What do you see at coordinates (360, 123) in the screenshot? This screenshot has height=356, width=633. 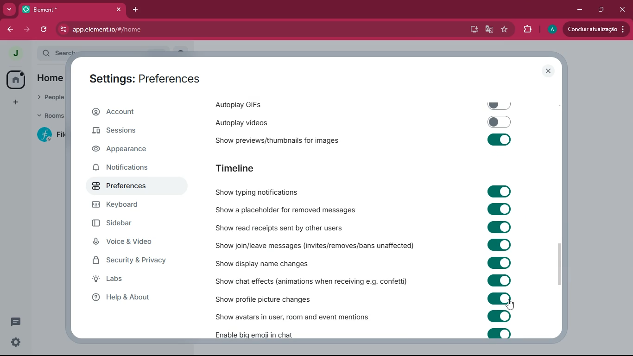 I see `autoplay videos` at bounding box center [360, 123].